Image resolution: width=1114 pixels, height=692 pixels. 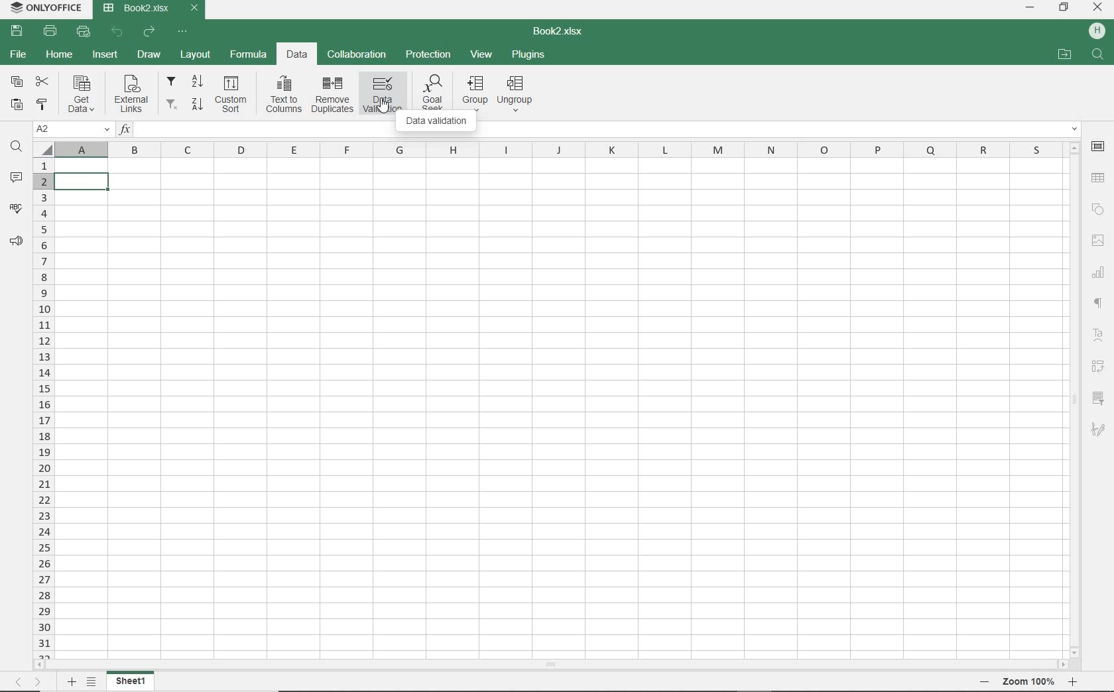 I want to click on HP, so click(x=1097, y=32).